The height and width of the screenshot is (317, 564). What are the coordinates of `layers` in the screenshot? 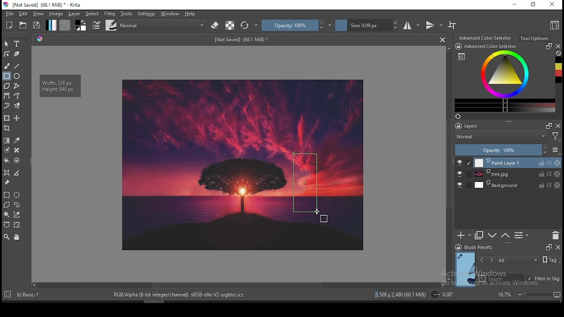 It's located at (489, 125).